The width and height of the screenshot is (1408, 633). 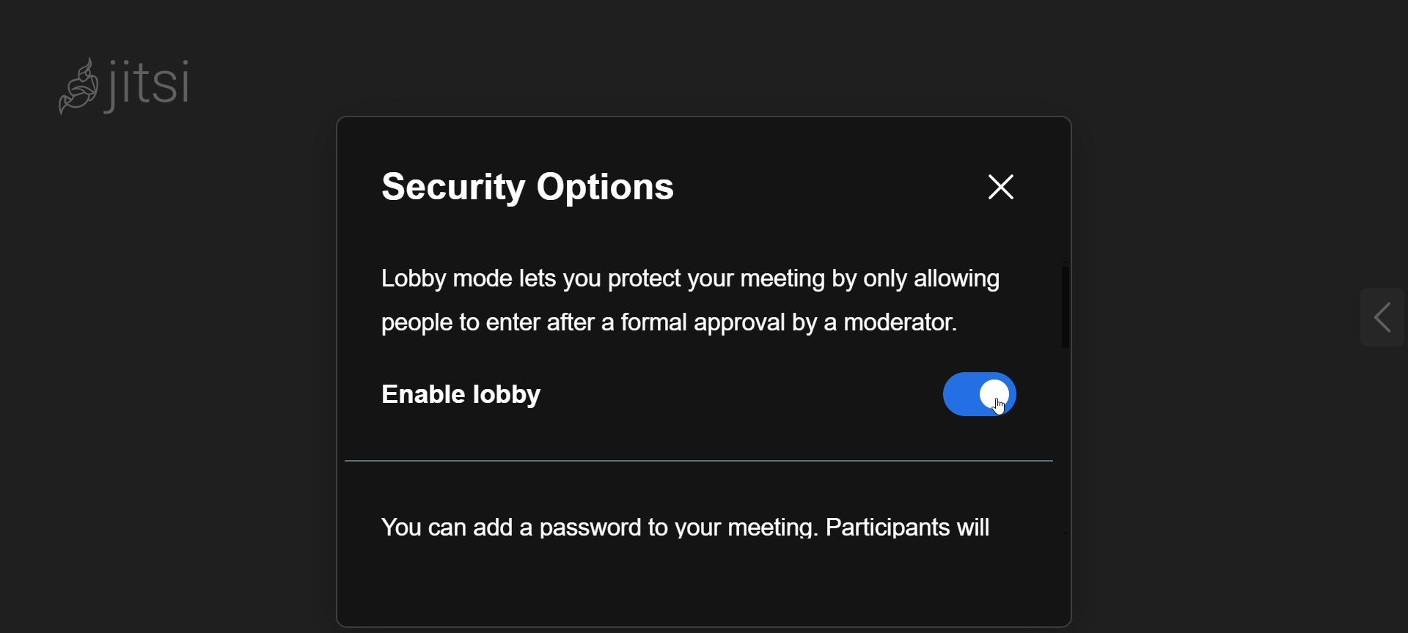 I want to click on "Enable Lobby" option enabled, so click(x=705, y=399).